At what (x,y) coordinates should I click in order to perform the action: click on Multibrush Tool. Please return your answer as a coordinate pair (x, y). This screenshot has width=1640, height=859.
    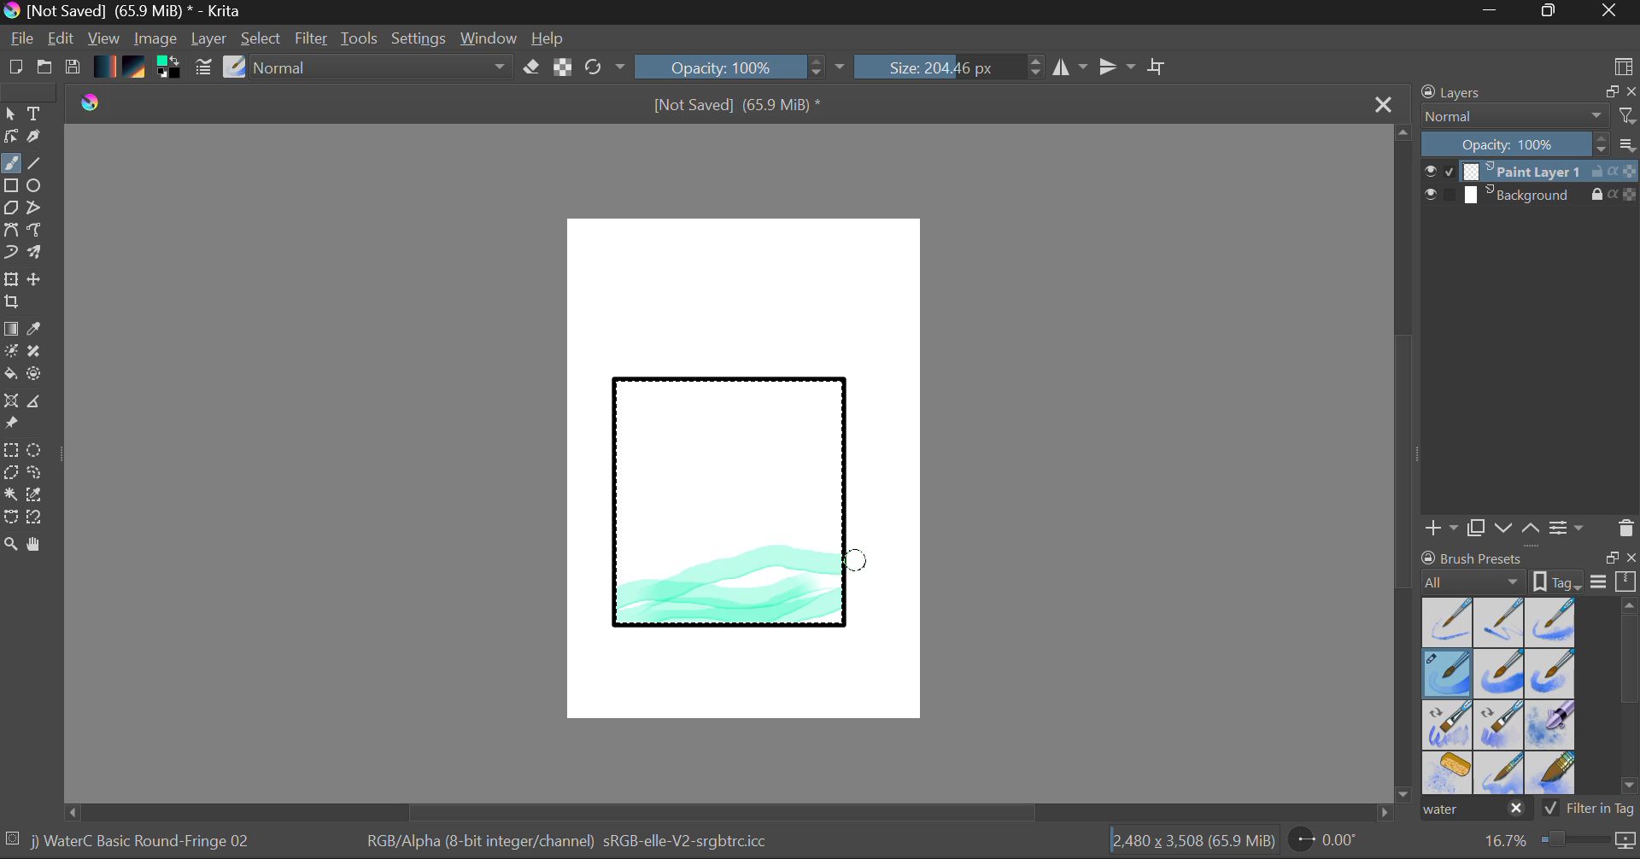
    Looking at the image, I should click on (36, 254).